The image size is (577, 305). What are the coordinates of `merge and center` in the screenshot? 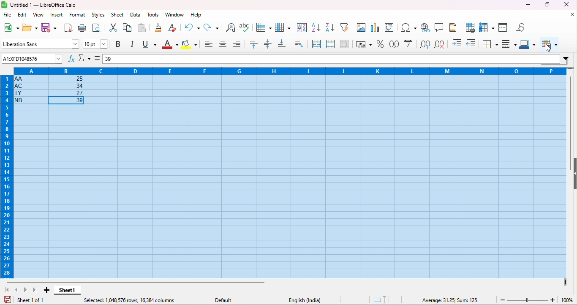 It's located at (317, 44).